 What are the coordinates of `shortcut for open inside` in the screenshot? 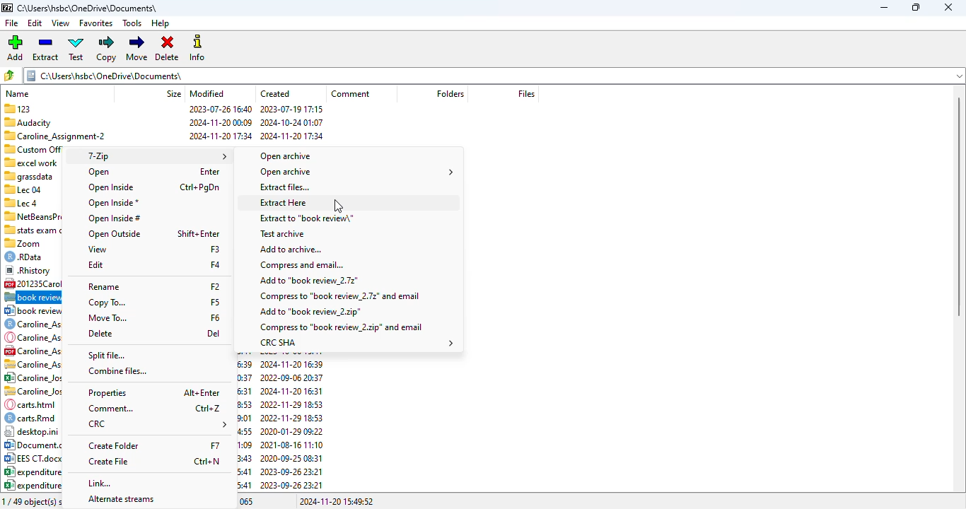 It's located at (199, 187).